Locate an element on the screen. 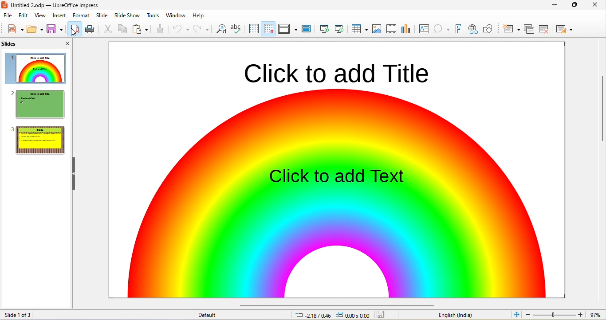 The image size is (606, 320). find and replace is located at coordinates (221, 29).